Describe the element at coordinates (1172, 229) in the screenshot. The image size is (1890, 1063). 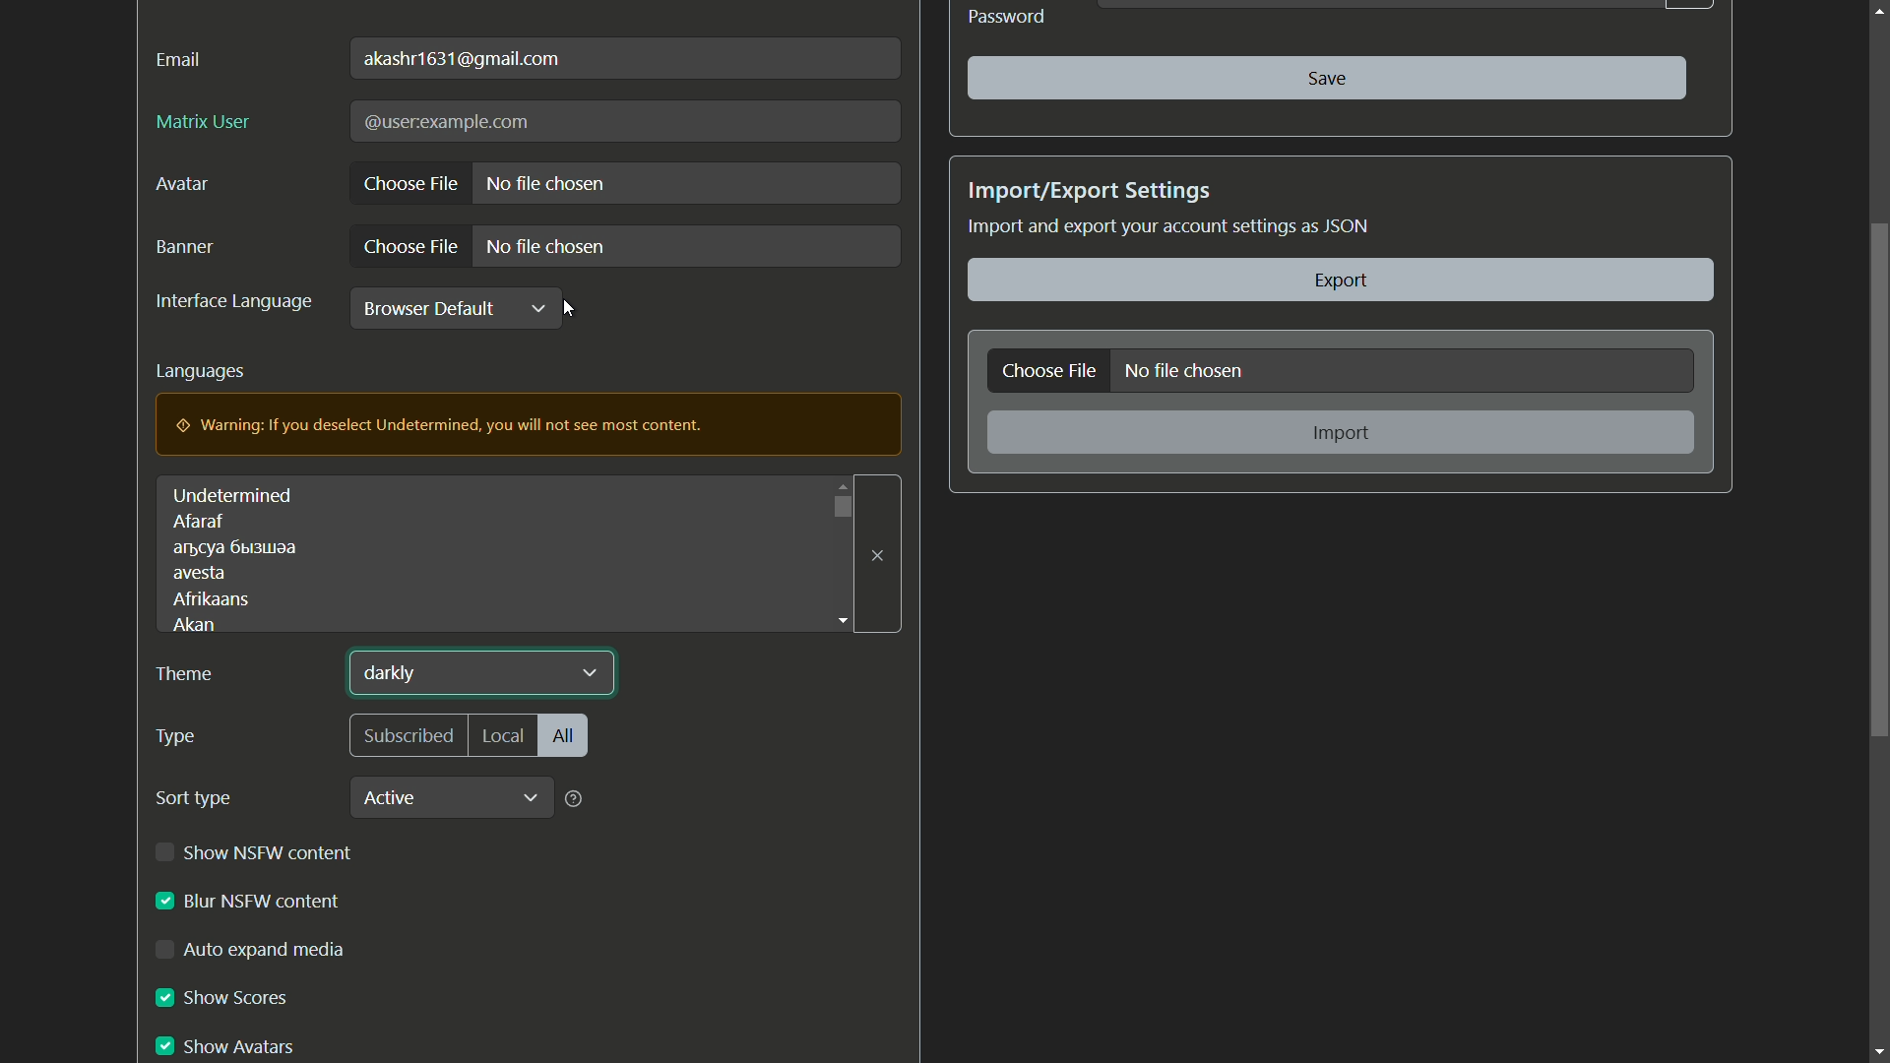
I see `Import and export your account settings as JSON` at that location.